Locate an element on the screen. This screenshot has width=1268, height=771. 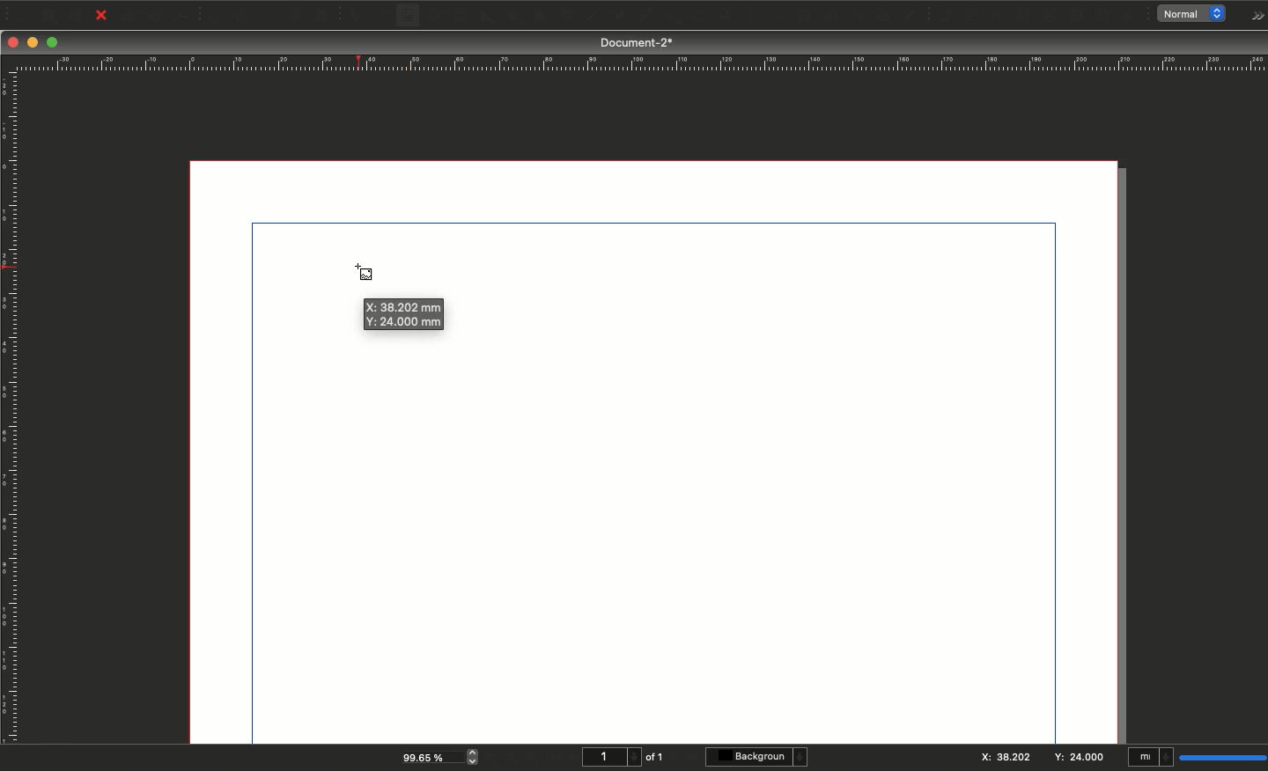
Shape is located at coordinates (489, 17).